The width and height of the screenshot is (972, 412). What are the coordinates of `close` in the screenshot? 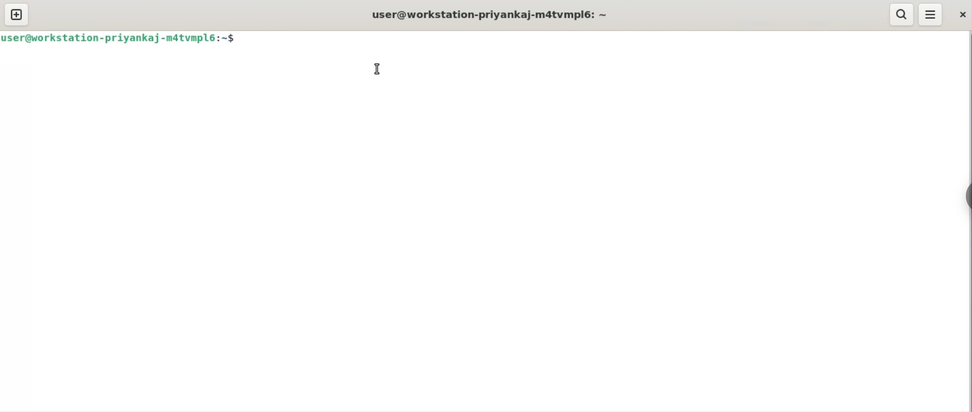 It's located at (961, 14).